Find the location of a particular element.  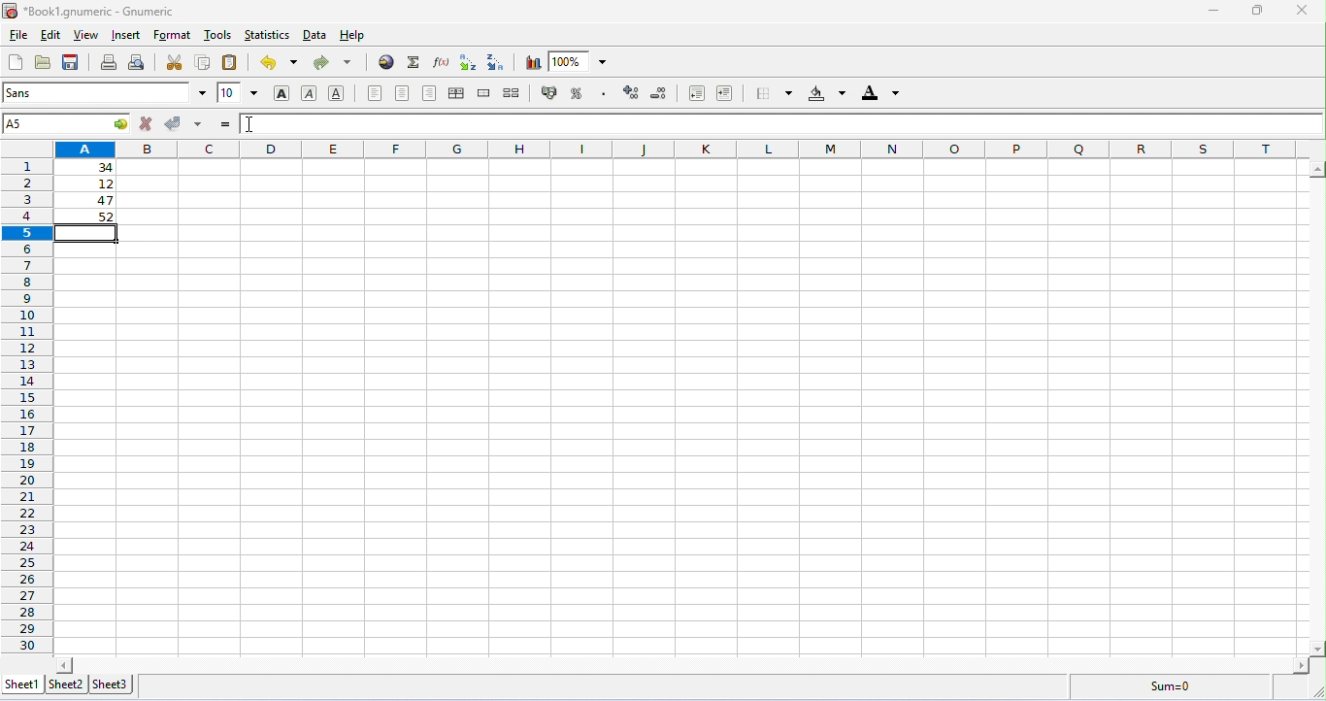

redo is located at coordinates (332, 63).